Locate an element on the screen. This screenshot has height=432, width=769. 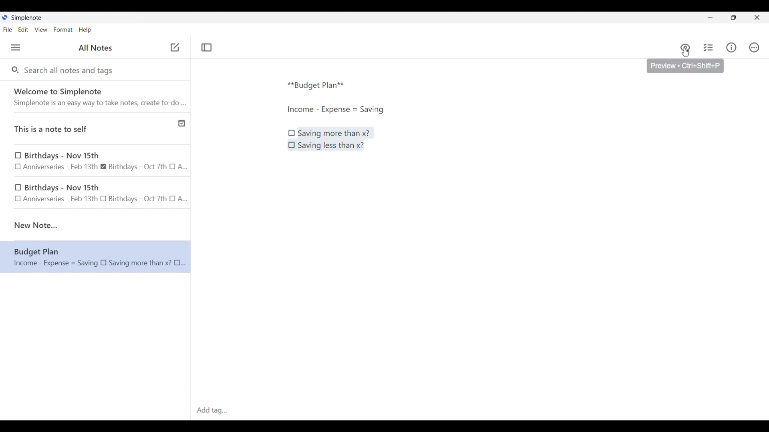
Title of left side panel is located at coordinates (95, 48).